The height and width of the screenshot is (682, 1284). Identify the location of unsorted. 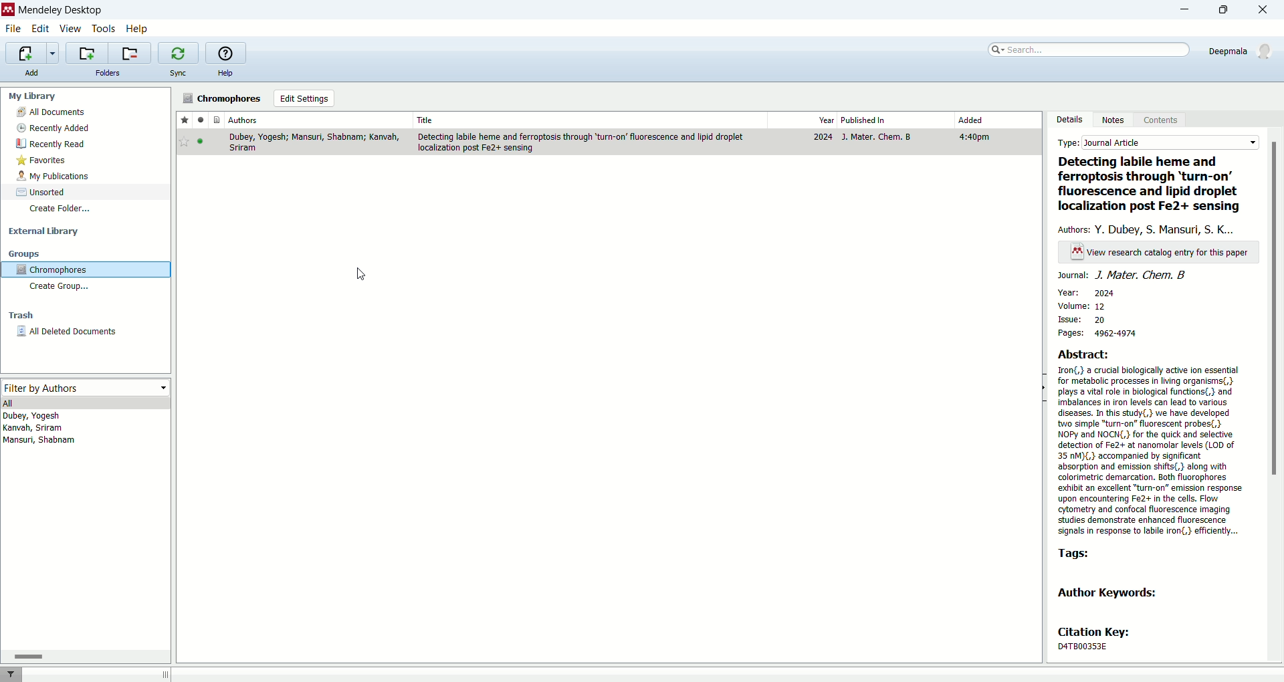
(41, 192).